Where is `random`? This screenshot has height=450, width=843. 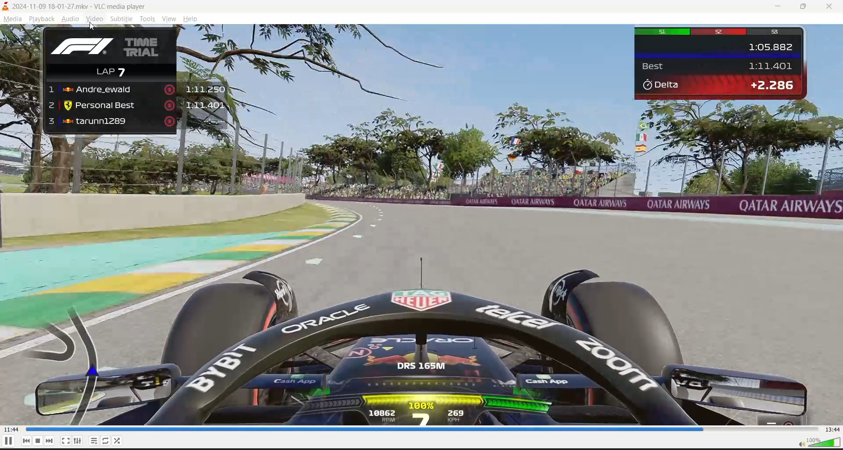
random is located at coordinates (120, 440).